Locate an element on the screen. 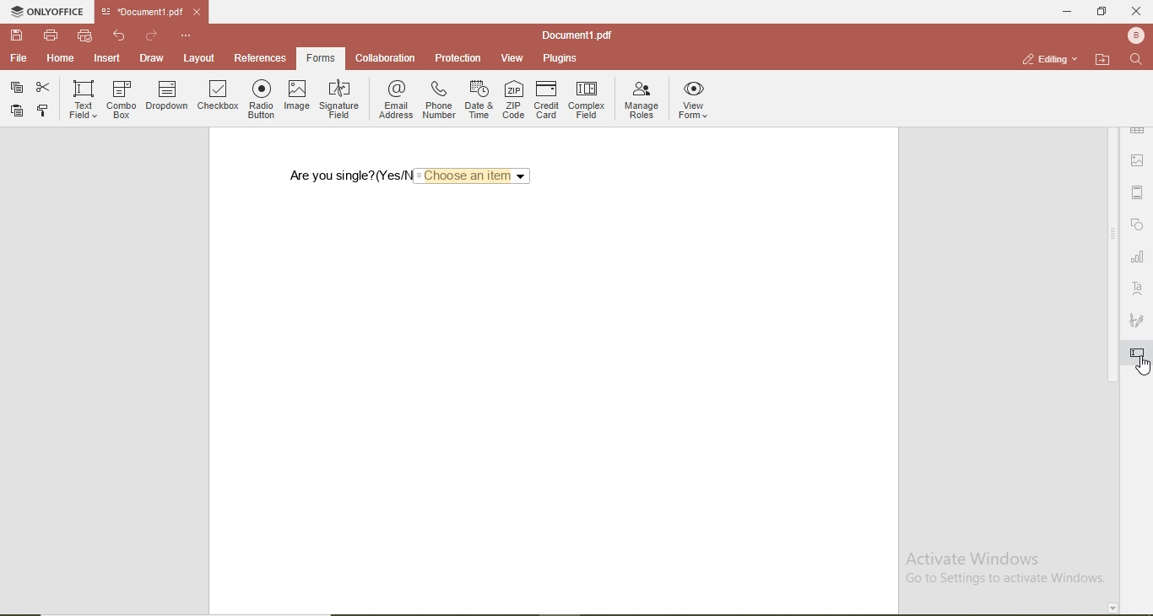 The height and width of the screenshot is (616, 1153). chart is located at coordinates (1138, 257).